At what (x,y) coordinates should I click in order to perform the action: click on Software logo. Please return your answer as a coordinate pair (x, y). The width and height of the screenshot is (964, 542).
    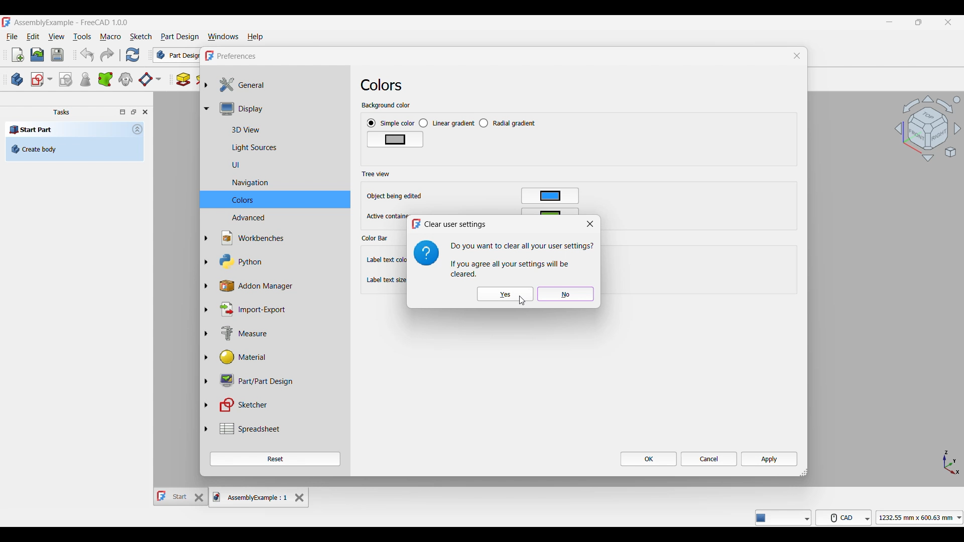
    Looking at the image, I should click on (416, 224).